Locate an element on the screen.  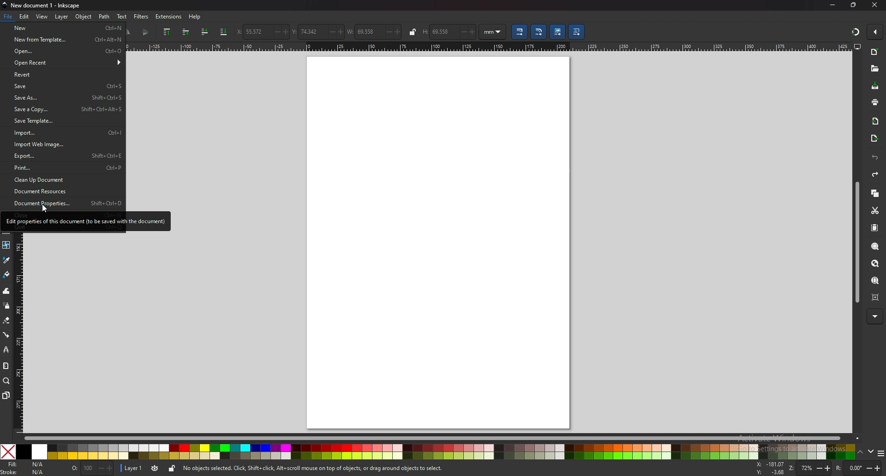
- is located at coordinates (387, 32).